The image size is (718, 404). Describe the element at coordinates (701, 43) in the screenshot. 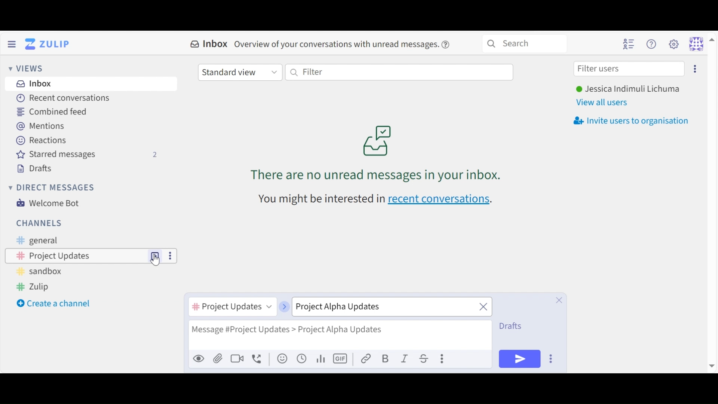

I see `Personal menu` at that location.